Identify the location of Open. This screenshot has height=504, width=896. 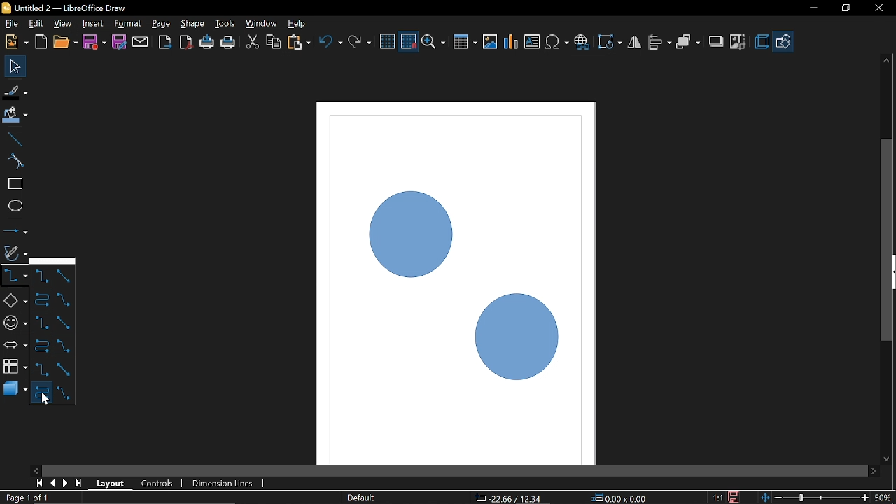
(65, 42).